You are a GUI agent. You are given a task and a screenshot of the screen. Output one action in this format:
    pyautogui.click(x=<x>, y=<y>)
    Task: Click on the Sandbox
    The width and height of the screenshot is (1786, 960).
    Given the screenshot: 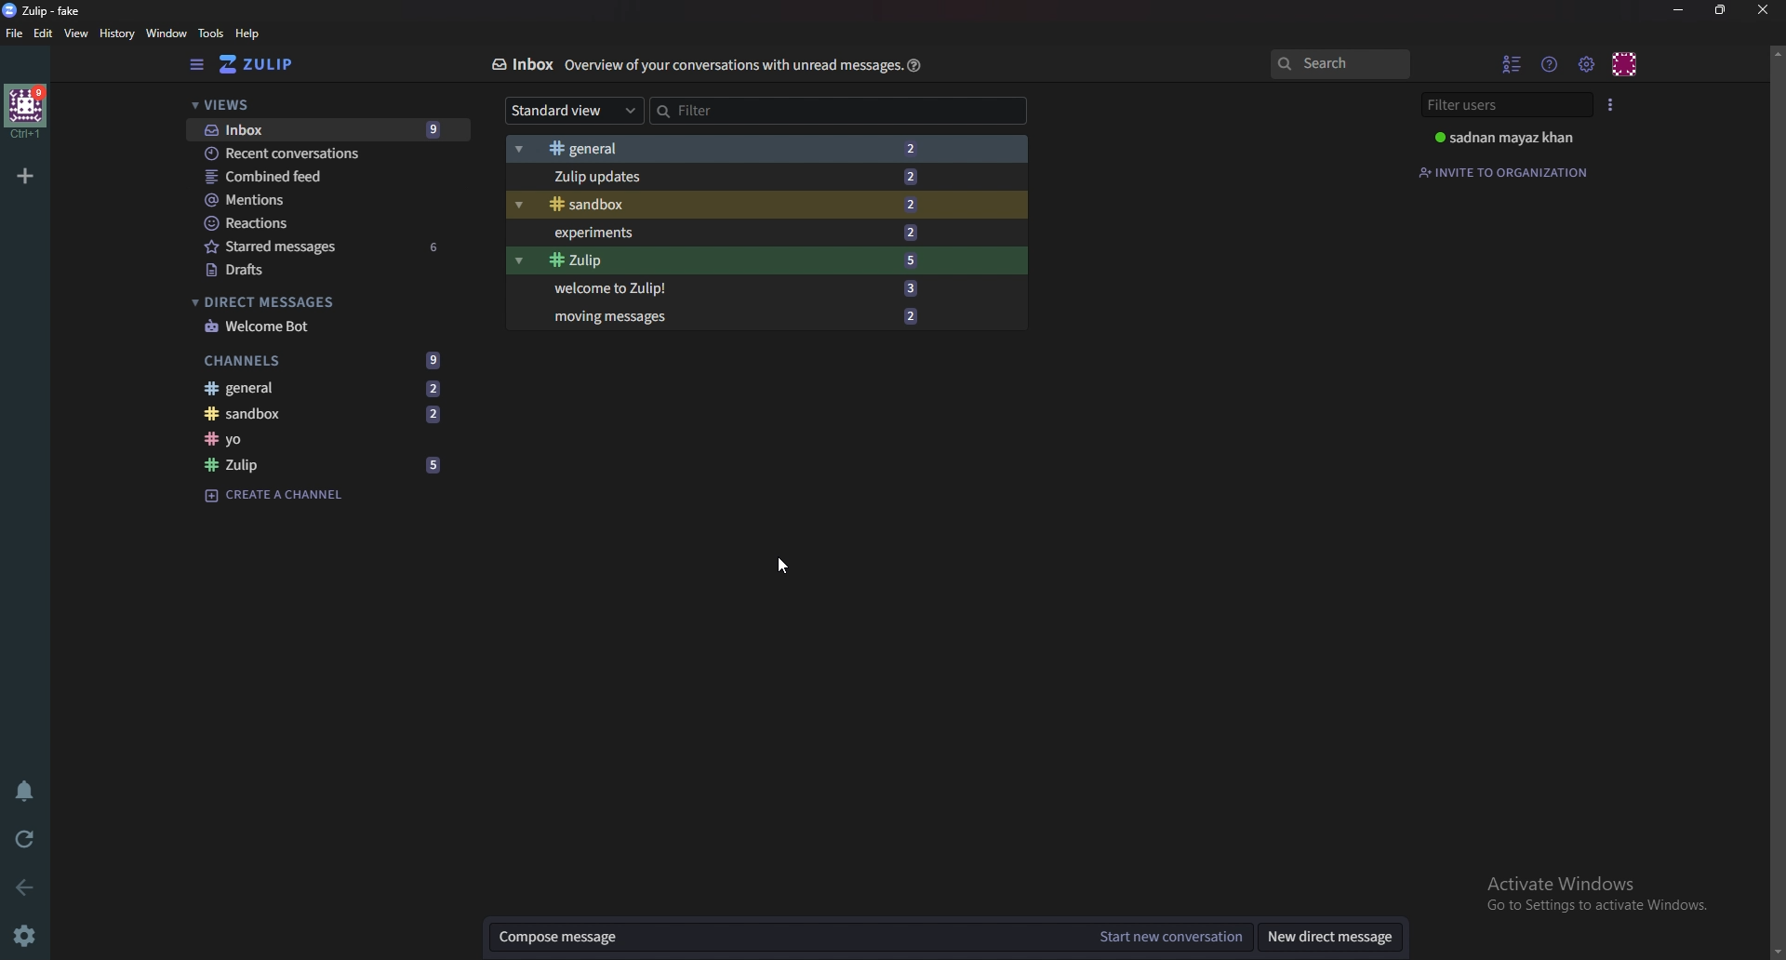 What is the action you would take?
    pyautogui.click(x=740, y=205)
    